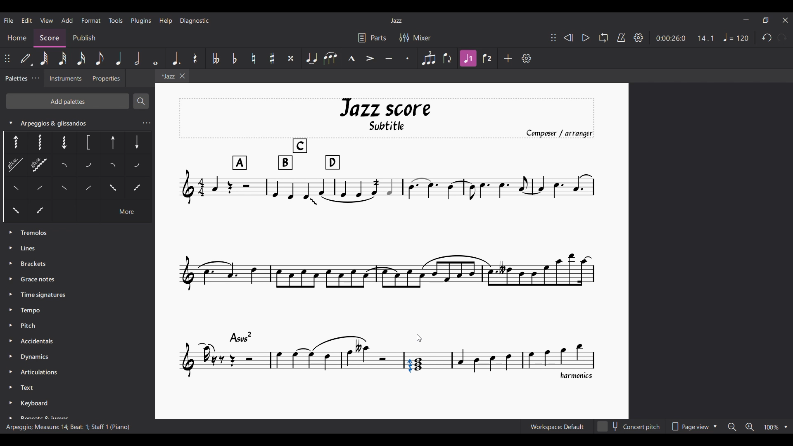 Image resolution: width=793 pixels, height=446 pixels. What do you see at coordinates (194, 21) in the screenshot?
I see `Diagnostic menu` at bounding box center [194, 21].